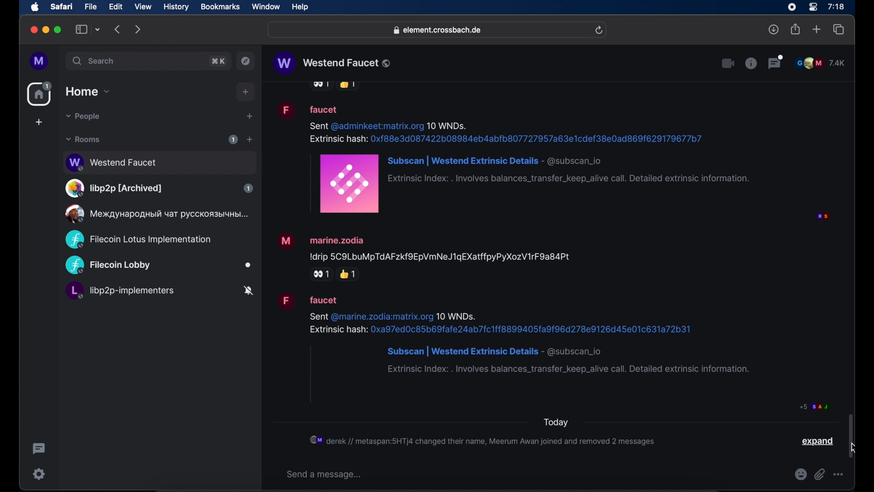 The height and width of the screenshot is (492, 874). What do you see at coordinates (820, 474) in the screenshot?
I see `attach file` at bounding box center [820, 474].